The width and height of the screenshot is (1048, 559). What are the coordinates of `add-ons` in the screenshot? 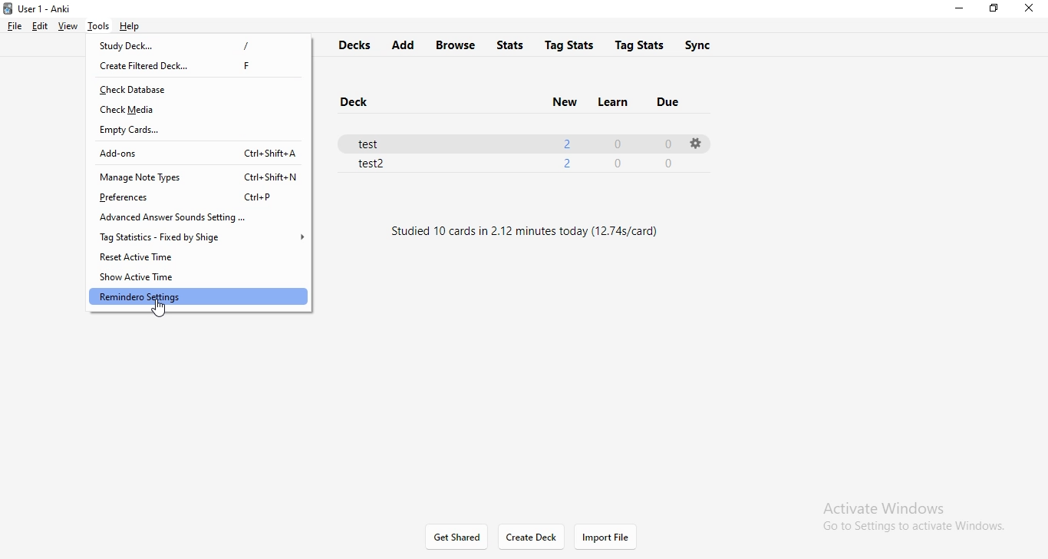 It's located at (203, 154).